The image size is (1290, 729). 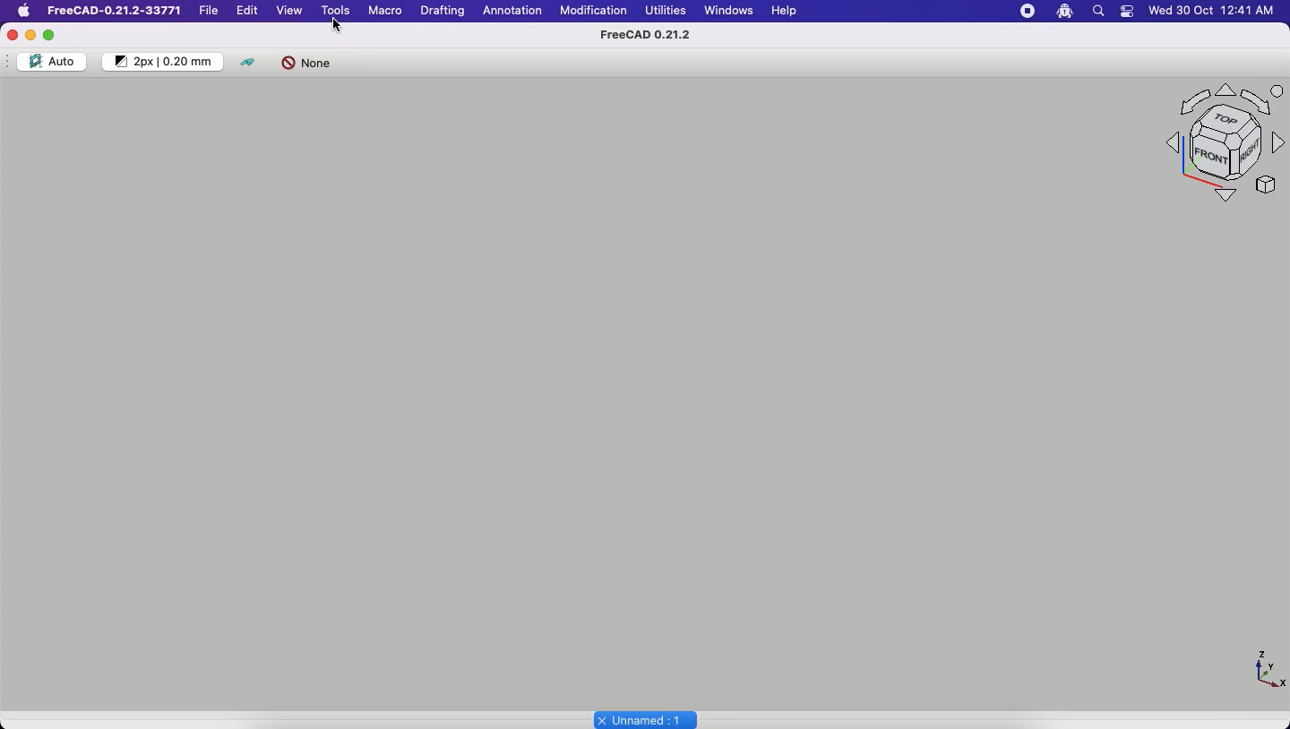 What do you see at coordinates (594, 11) in the screenshot?
I see `Modification` at bounding box center [594, 11].